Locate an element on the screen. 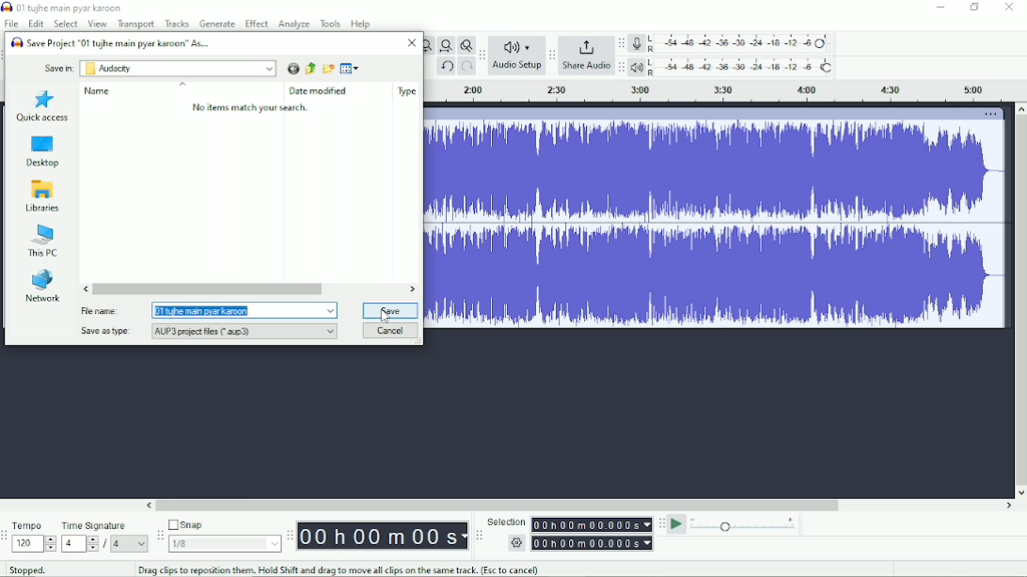 This screenshot has width=1027, height=577. Zoom toggle is located at coordinates (466, 45).